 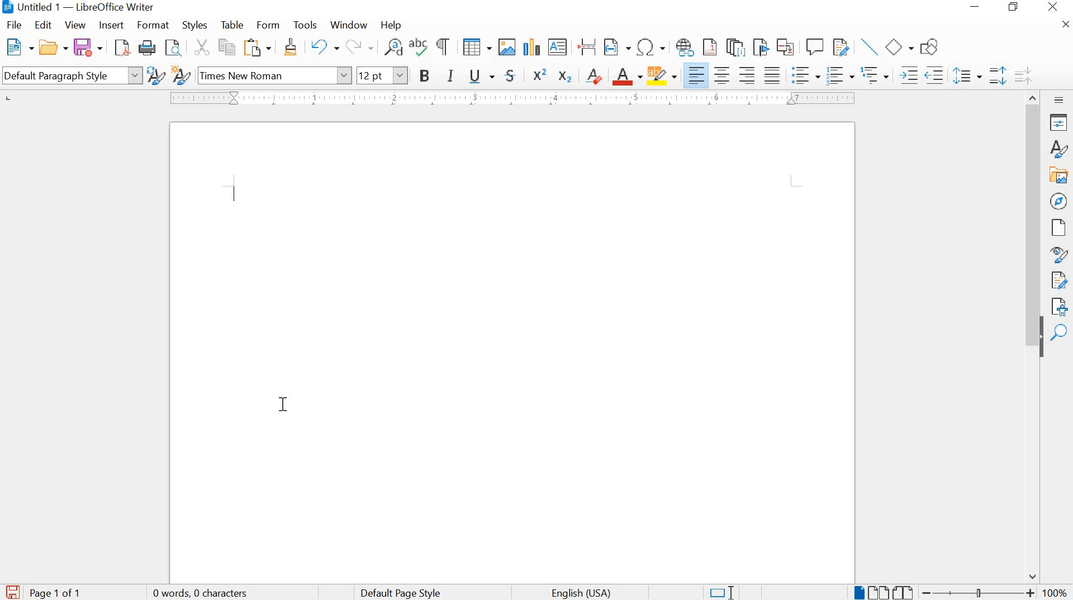 What do you see at coordinates (1058, 254) in the screenshot?
I see `STYLE INSPECTOR` at bounding box center [1058, 254].